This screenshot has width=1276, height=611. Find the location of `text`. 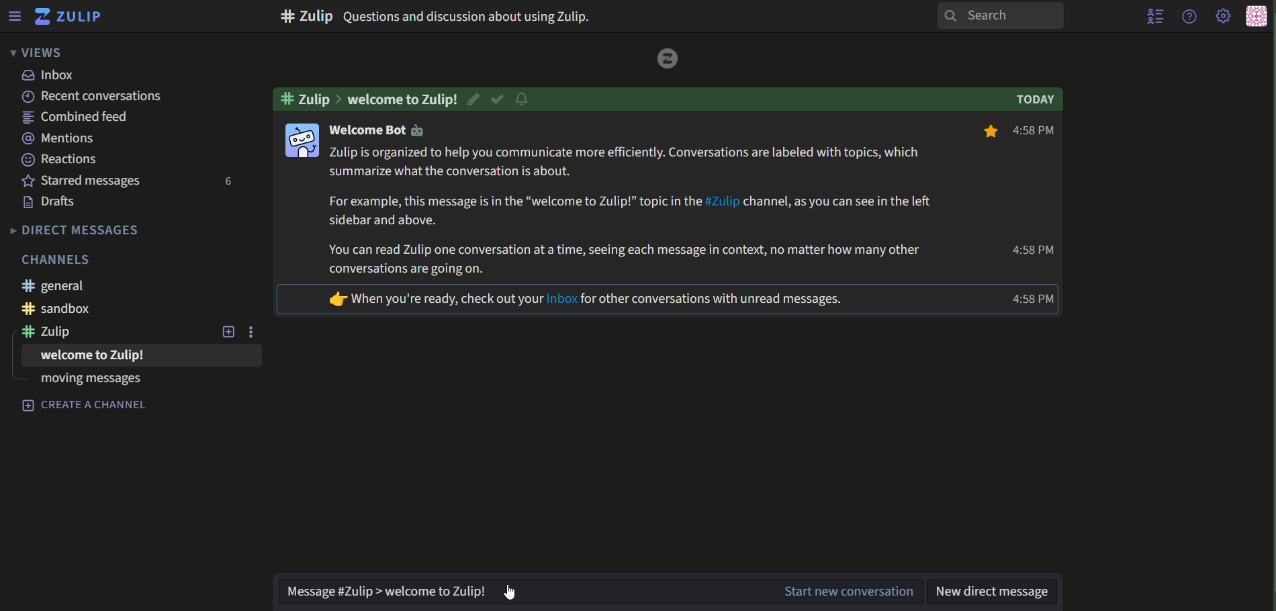

text is located at coordinates (54, 286).